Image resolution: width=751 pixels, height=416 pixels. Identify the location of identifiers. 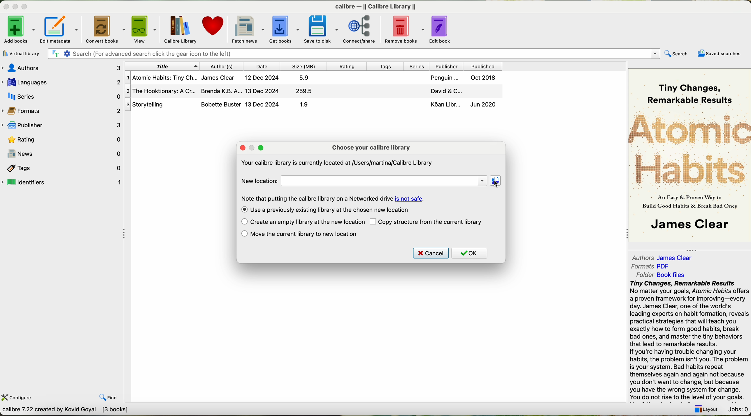
(62, 183).